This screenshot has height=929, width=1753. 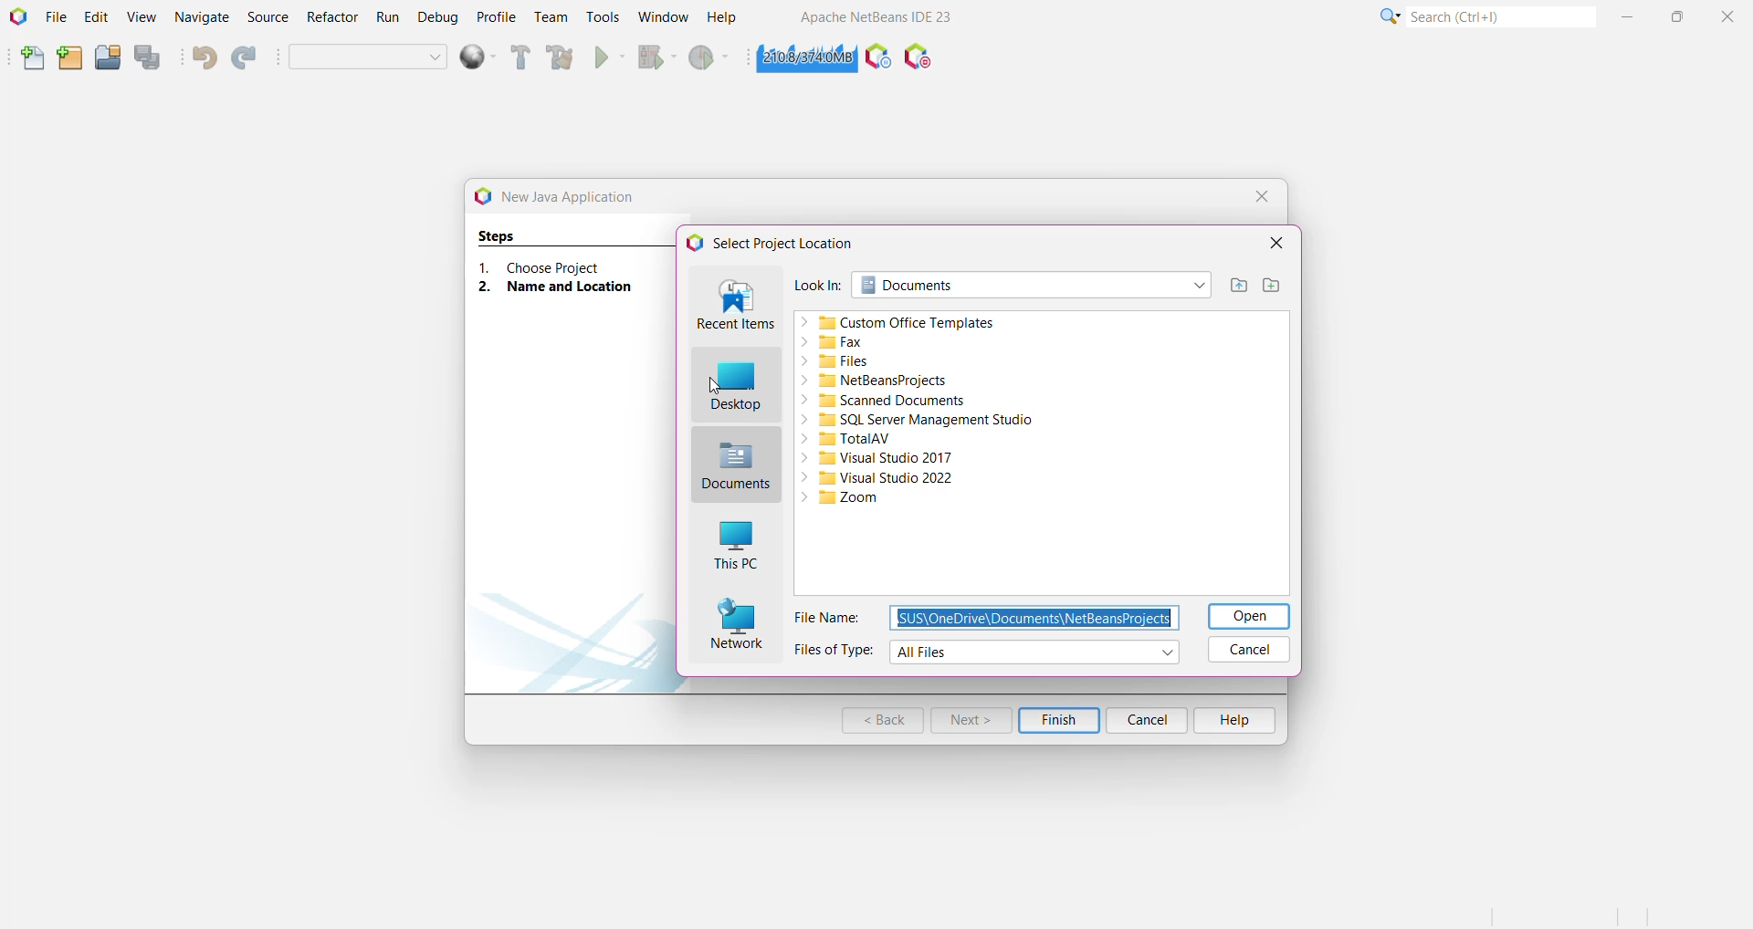 I want to click on Set Project Configuration, so click(x=368, y=57).